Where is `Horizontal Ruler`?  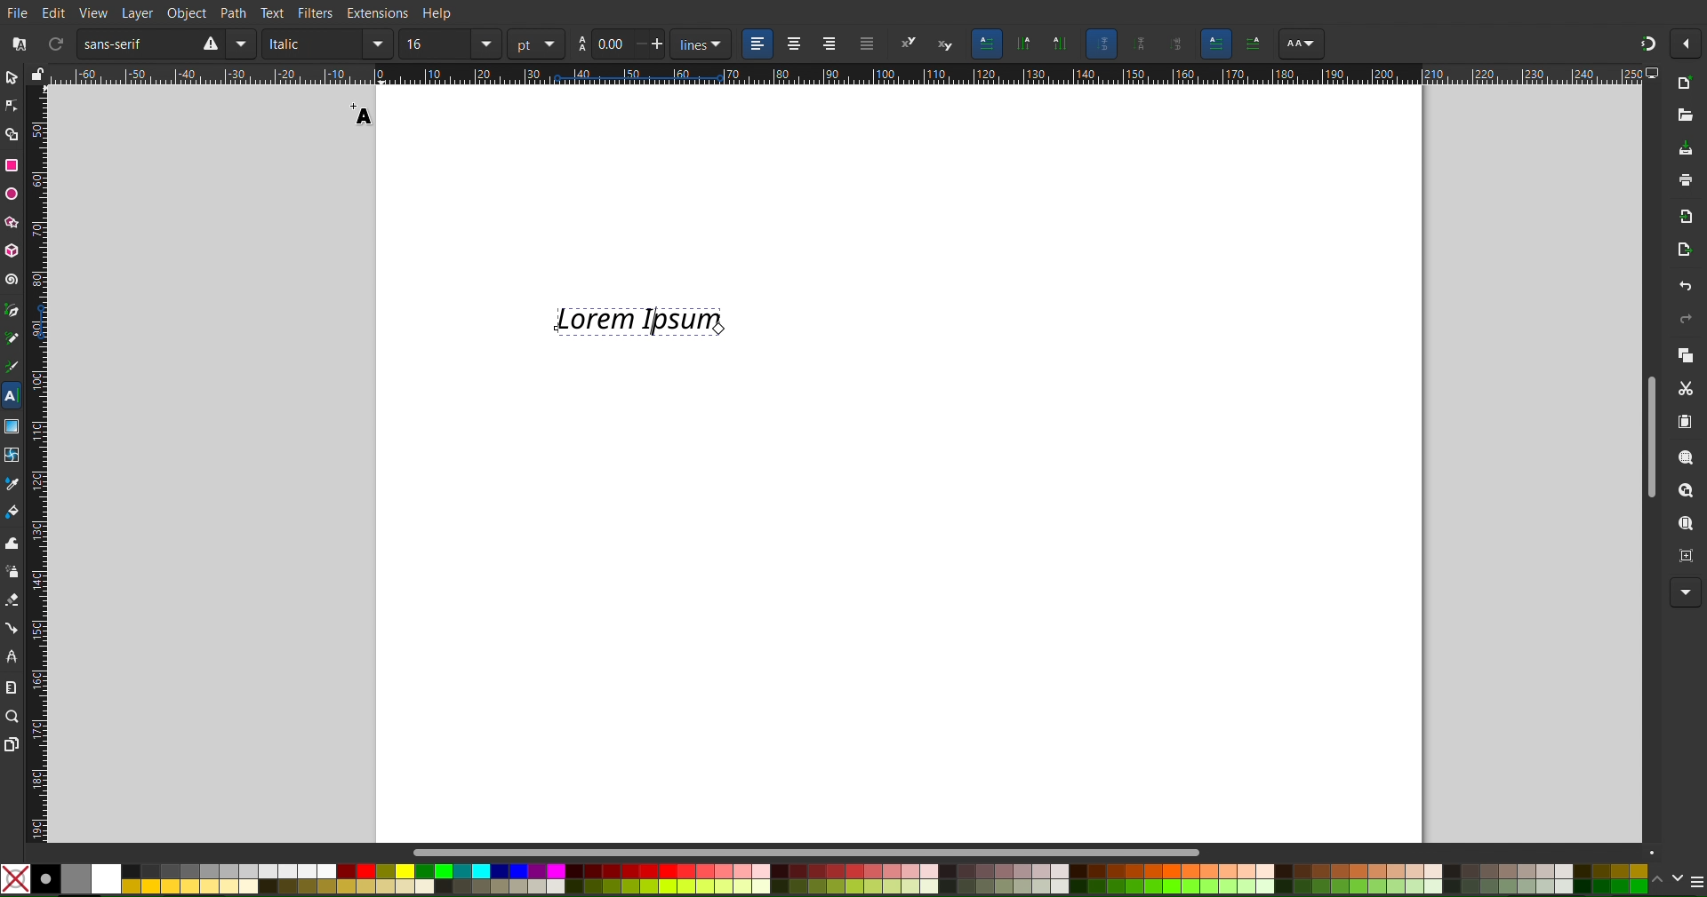
Horizontal Ruler is located at coordinates (855, 75).